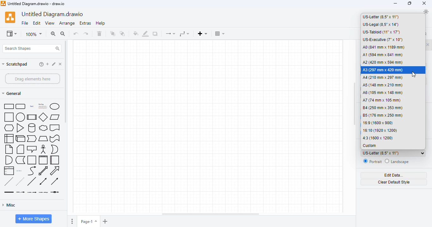  Describe the element at coordinates (12, 93) in the screenshot. I see `general` at that location.